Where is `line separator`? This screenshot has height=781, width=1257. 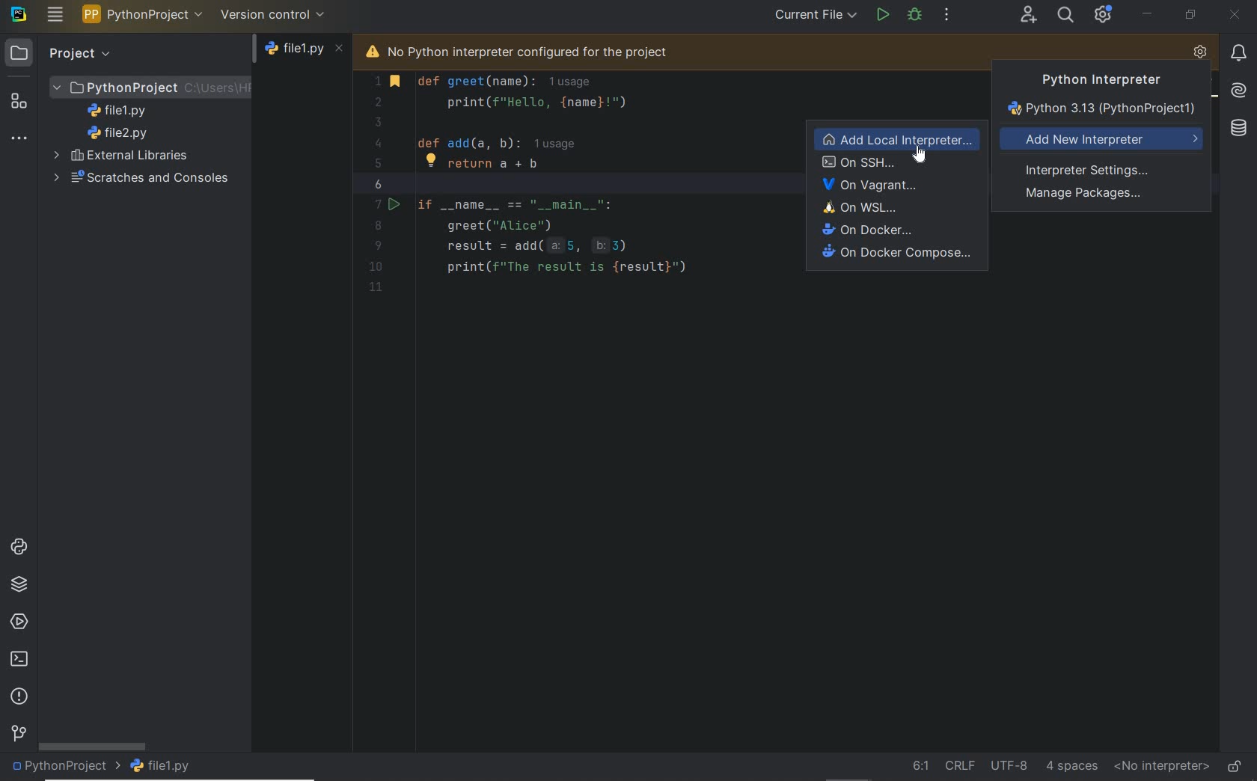
line separator is located at coordinates (959, 765).